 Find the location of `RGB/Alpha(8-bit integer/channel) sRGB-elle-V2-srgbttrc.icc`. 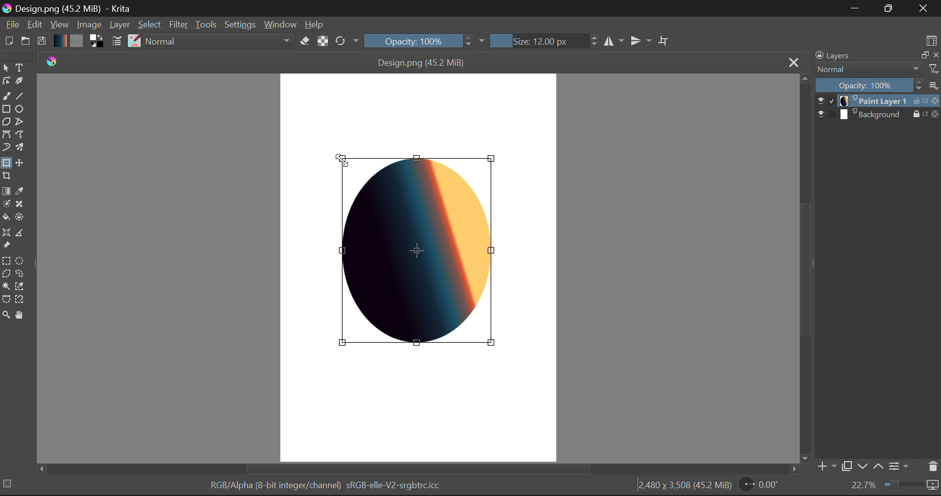

RGB/Alpha(8-bit integer/channel) sRGB-elle-V2-srgbttrc.icc is located at coordinates (323, 487).